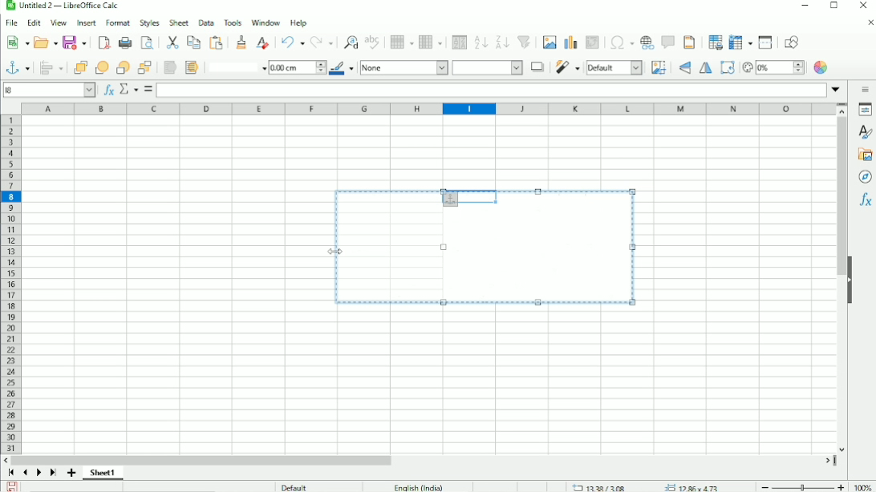  Describe the element at coordinates (145, 67) in the screenshot. I see `Send to back` at that location.